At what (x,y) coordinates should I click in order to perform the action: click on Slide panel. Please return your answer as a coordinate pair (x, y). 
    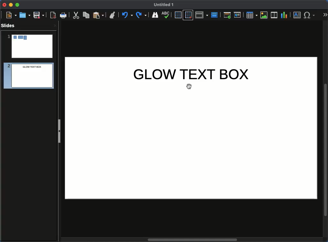
    Looking at the image, I should click on (59, 131).